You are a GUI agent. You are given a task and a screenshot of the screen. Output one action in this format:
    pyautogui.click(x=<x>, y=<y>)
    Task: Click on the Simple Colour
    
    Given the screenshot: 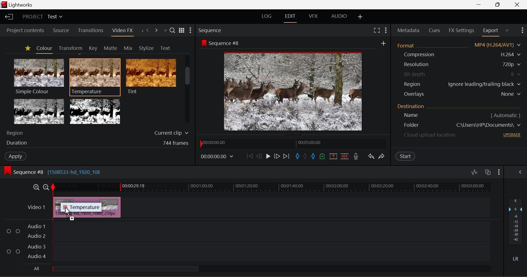 What is the action you would take?
    pyautogui.click(x=38, y=76)
    